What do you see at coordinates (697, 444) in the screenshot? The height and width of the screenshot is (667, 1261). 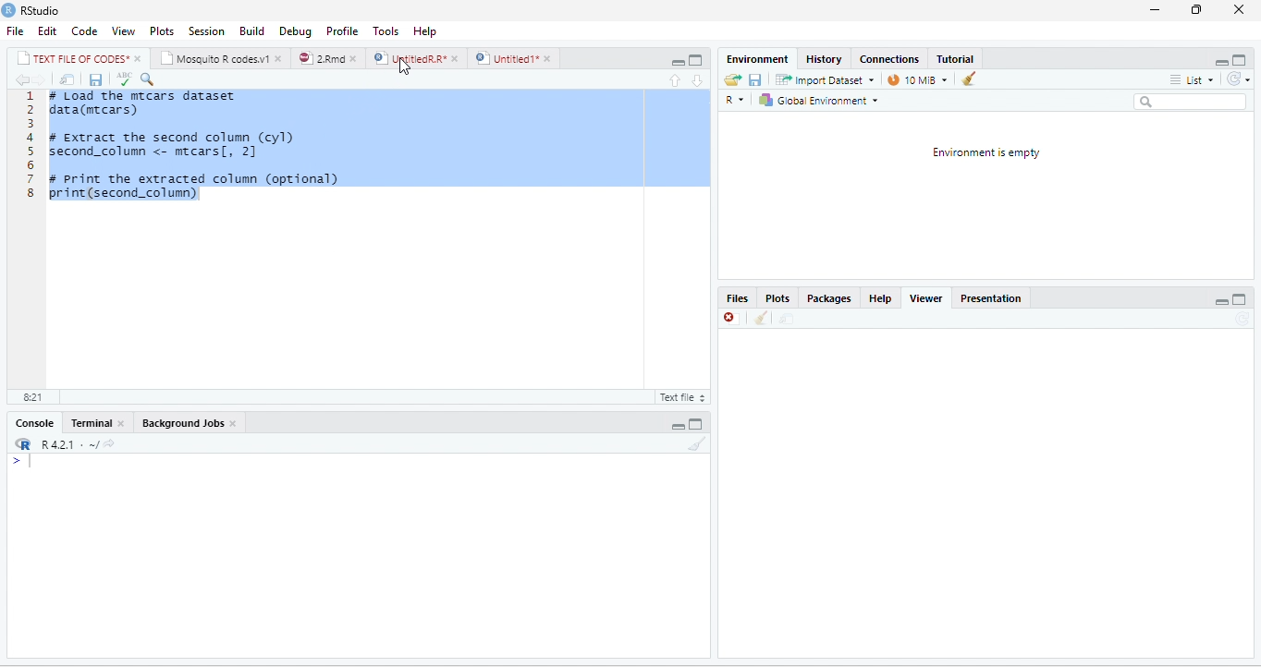 I see `clear` at bounding box center [697, 444].